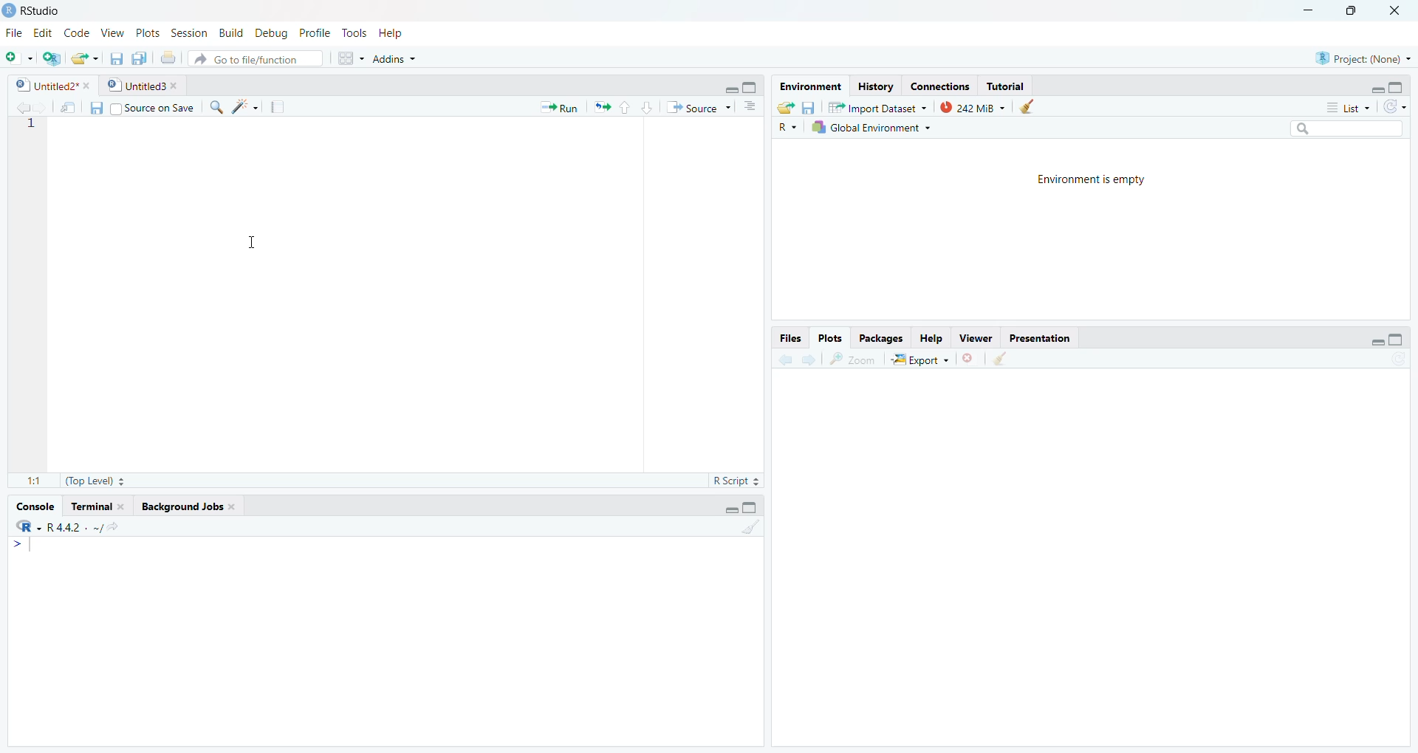 This screenshot has height=753, width=1418. Describe the element at coordinates (1377, 342) in the screenshot. I see `minimize` at that location.